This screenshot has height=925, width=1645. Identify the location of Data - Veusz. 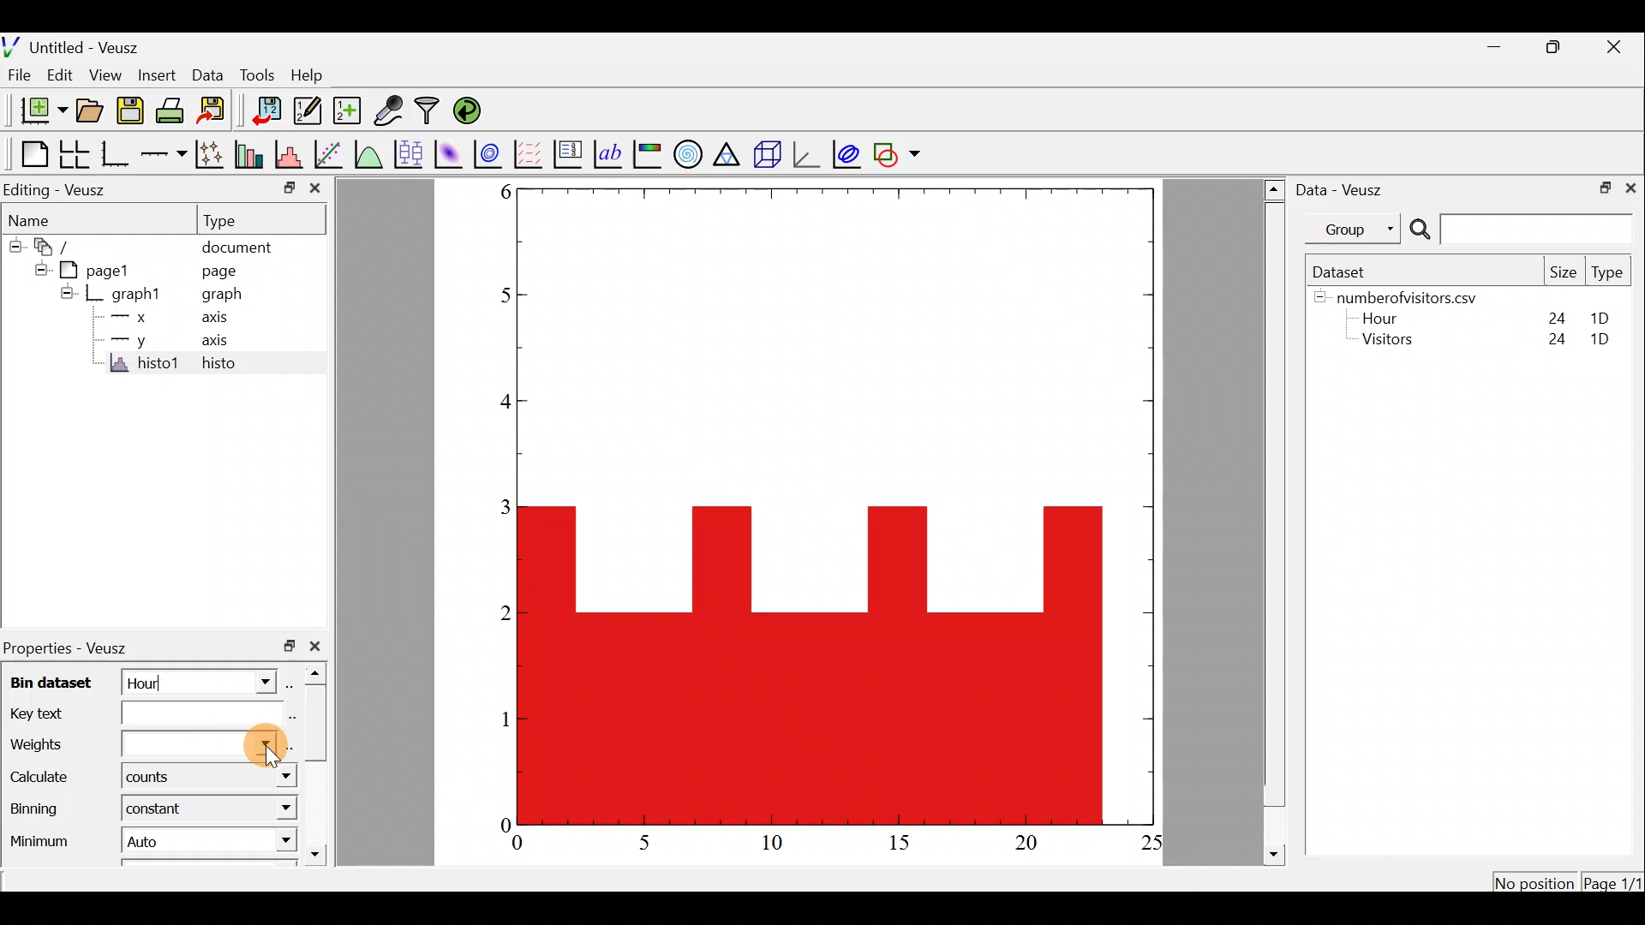
(1350, 193).